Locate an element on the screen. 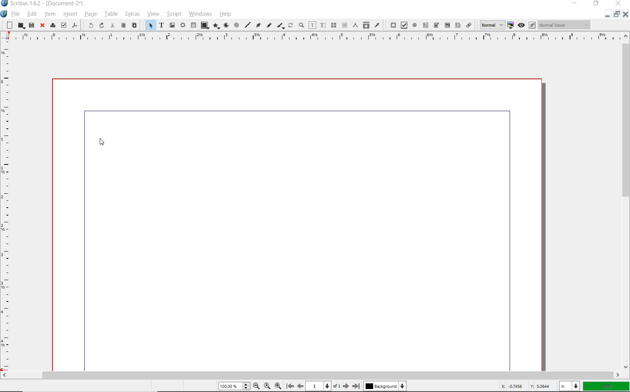  copy is located at coordinates (123, 26).